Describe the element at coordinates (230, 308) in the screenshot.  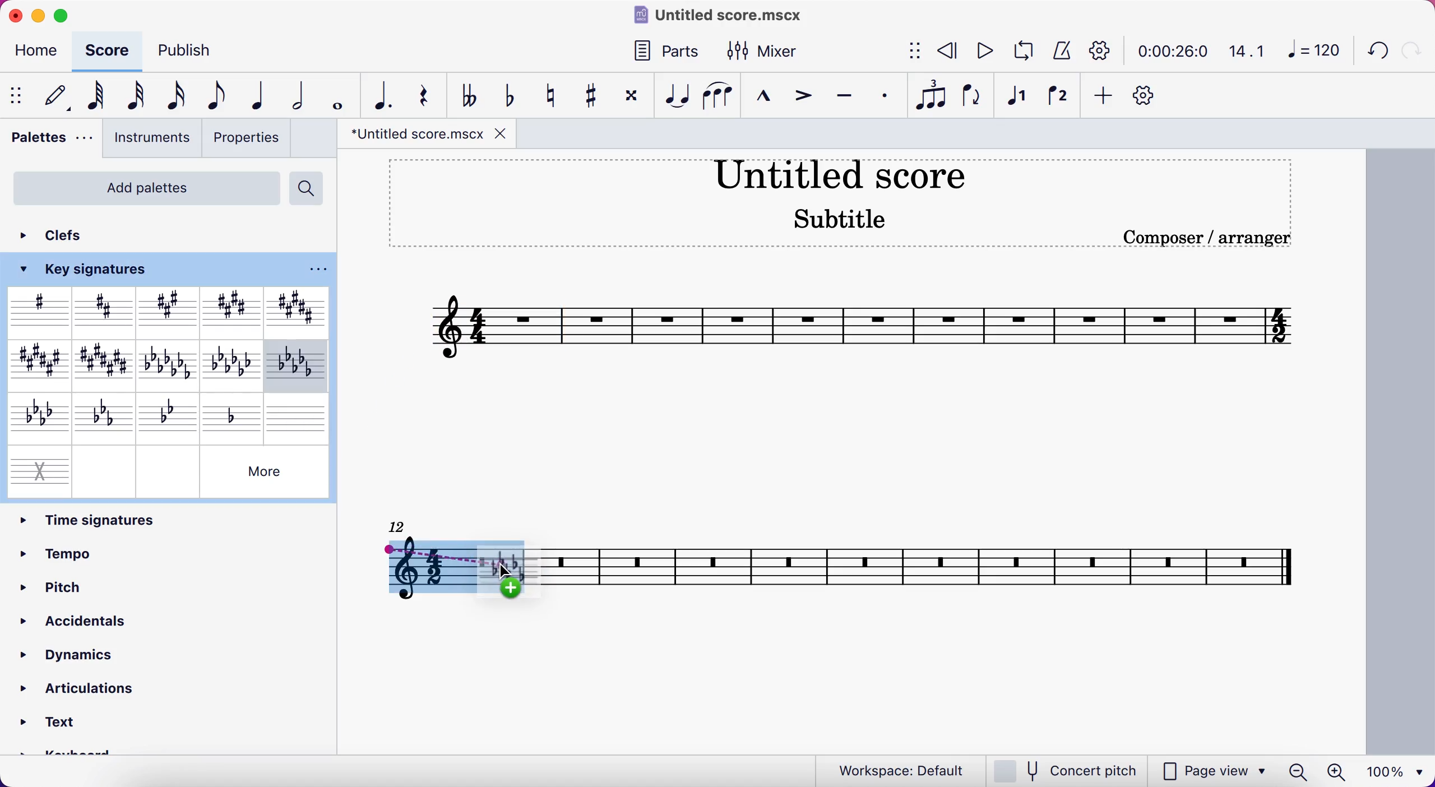
I see `E major` at that location.